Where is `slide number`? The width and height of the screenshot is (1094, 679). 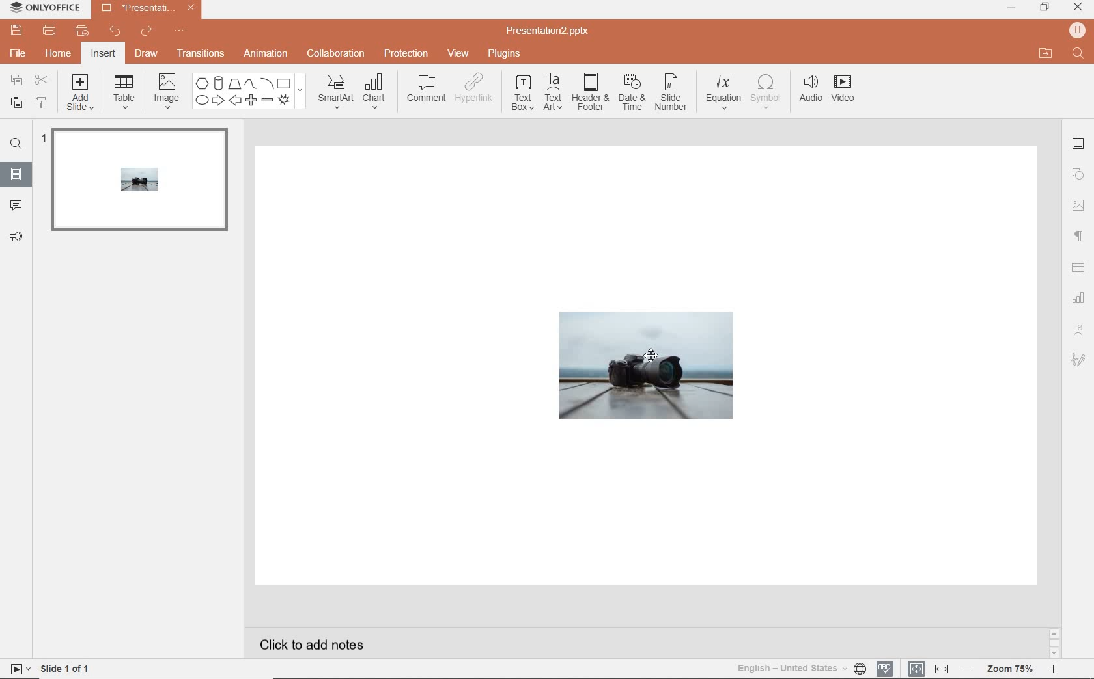 slide number is located at coordinates (673, 92).